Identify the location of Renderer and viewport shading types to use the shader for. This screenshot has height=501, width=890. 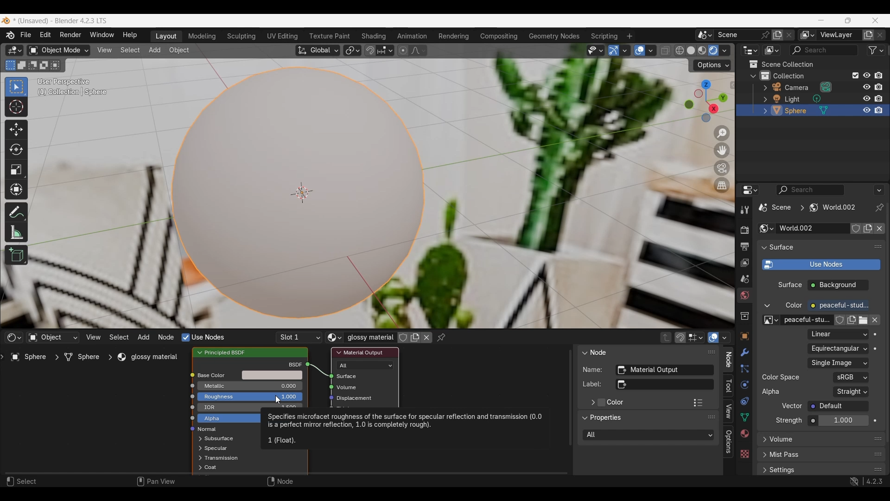
(365, 365).